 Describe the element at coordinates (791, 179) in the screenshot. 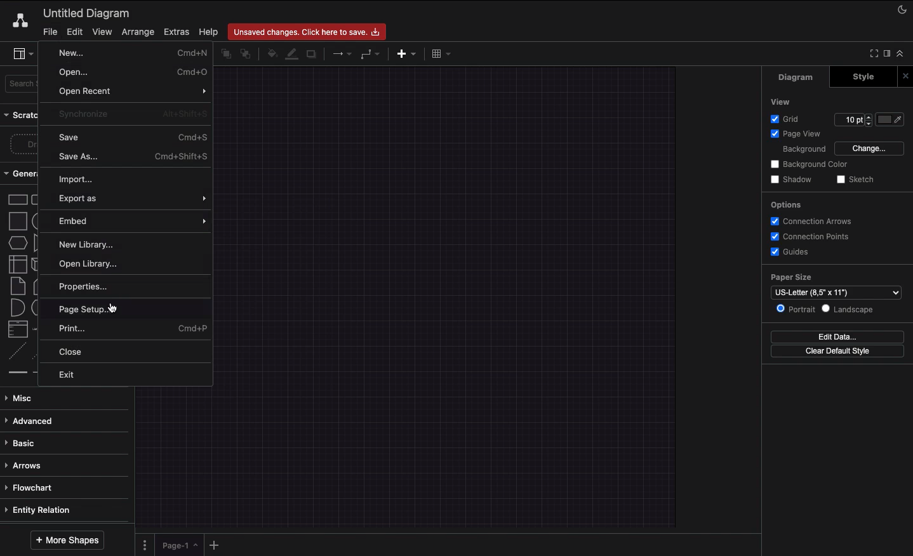

I see `Shadow` at that location.